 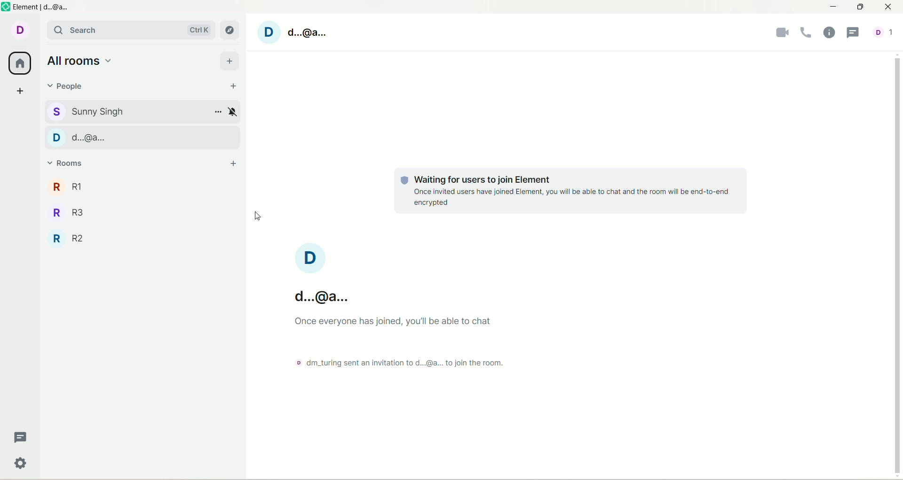 I want to click on d...@..., so click(x=141, y=136).